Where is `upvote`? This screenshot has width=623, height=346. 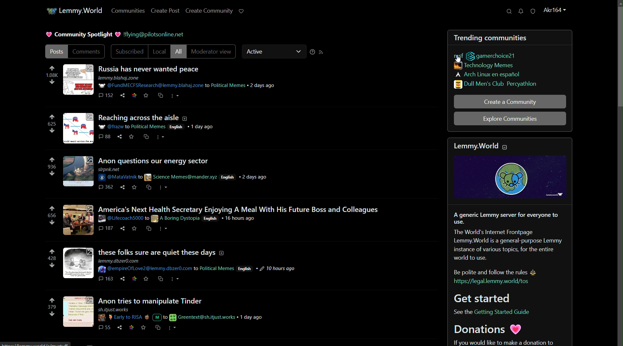
upvote is located at coordinates (52, 300).